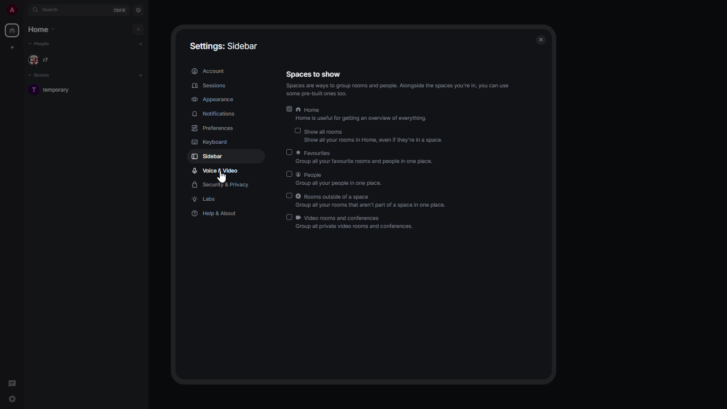 Image resolution: width=727 pixels, height=409 pixels. I want to click on settings: sidebar, so click(224, 45).